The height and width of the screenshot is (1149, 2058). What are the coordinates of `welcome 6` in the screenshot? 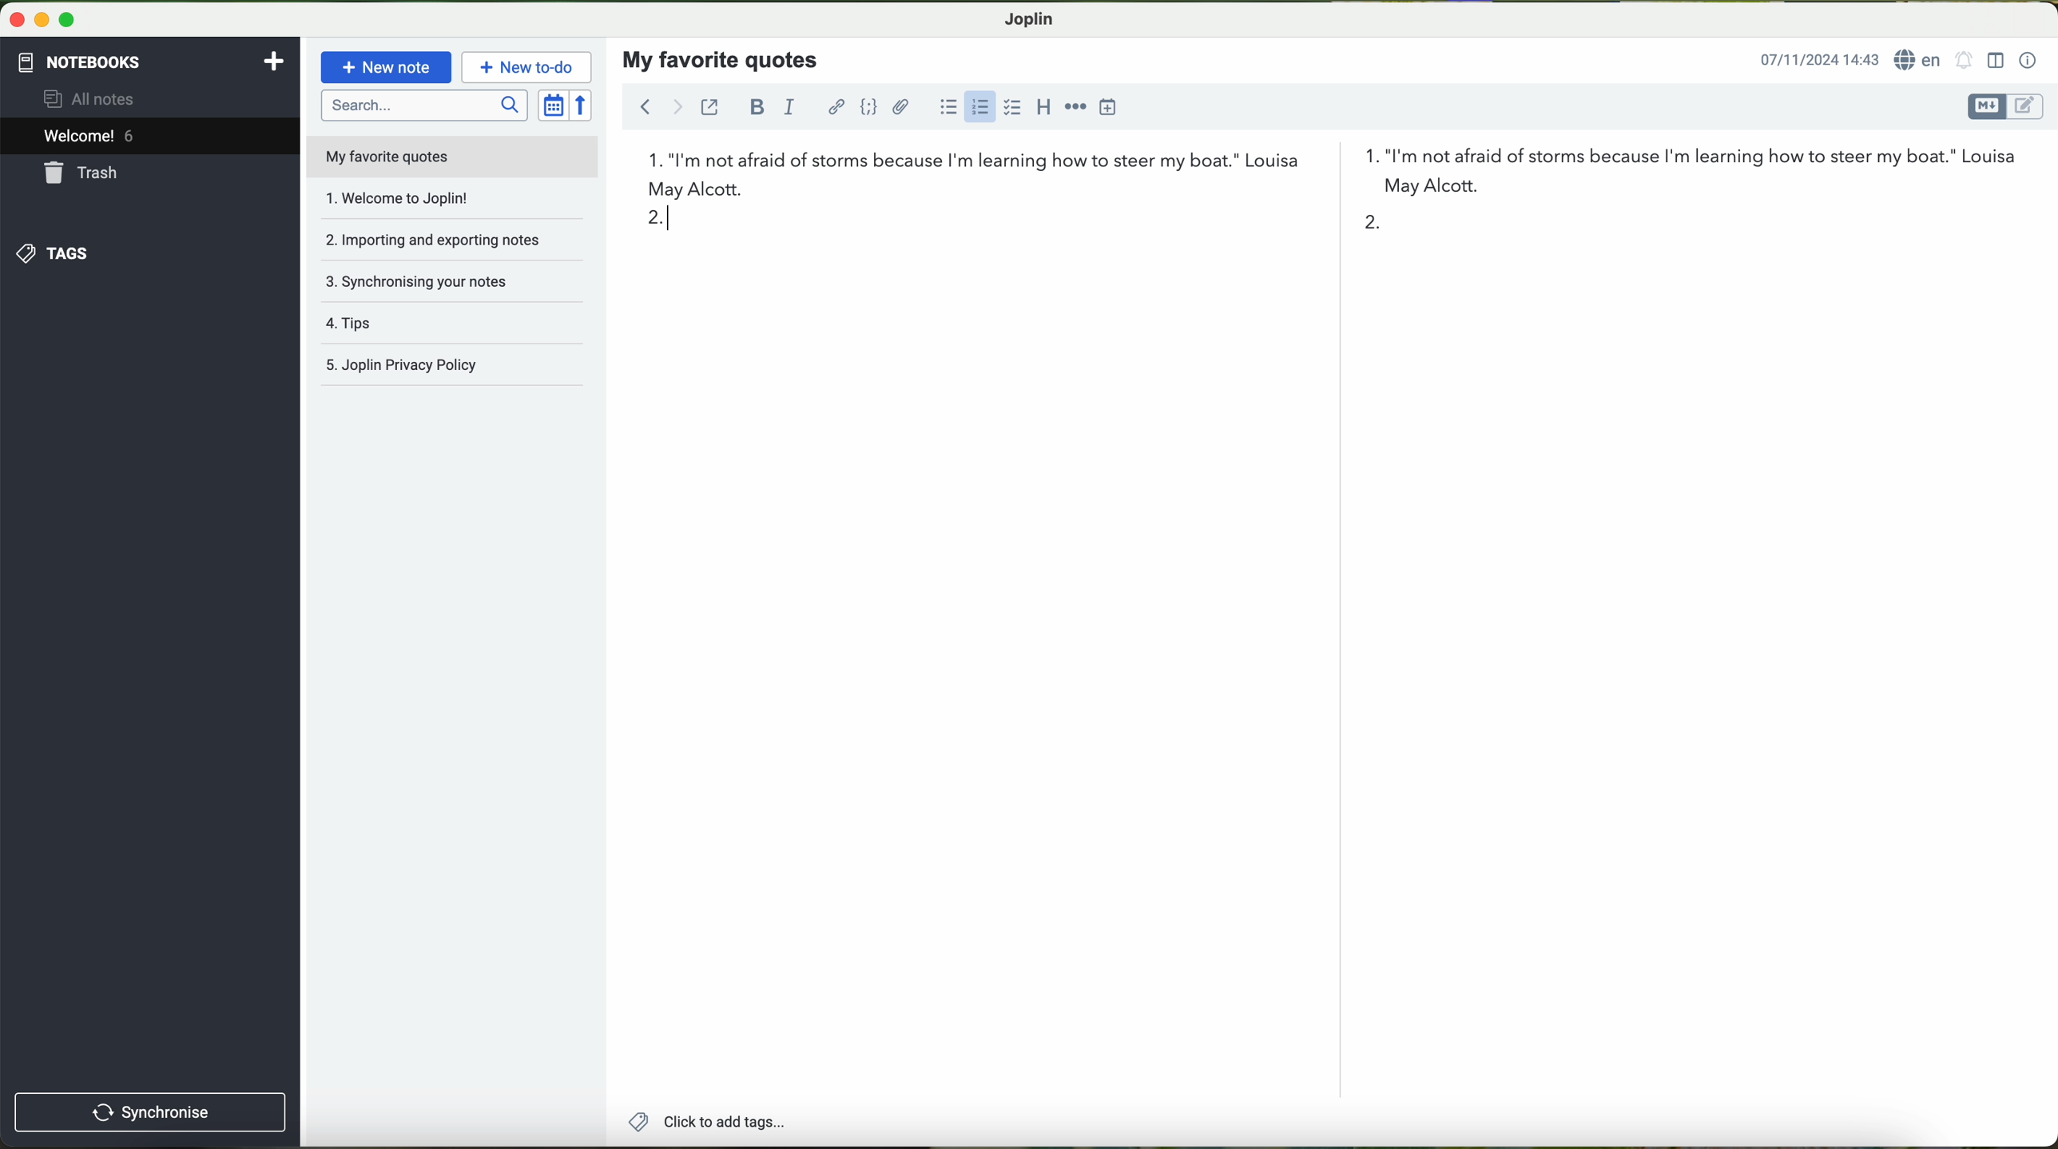 It's located at (156, 136).